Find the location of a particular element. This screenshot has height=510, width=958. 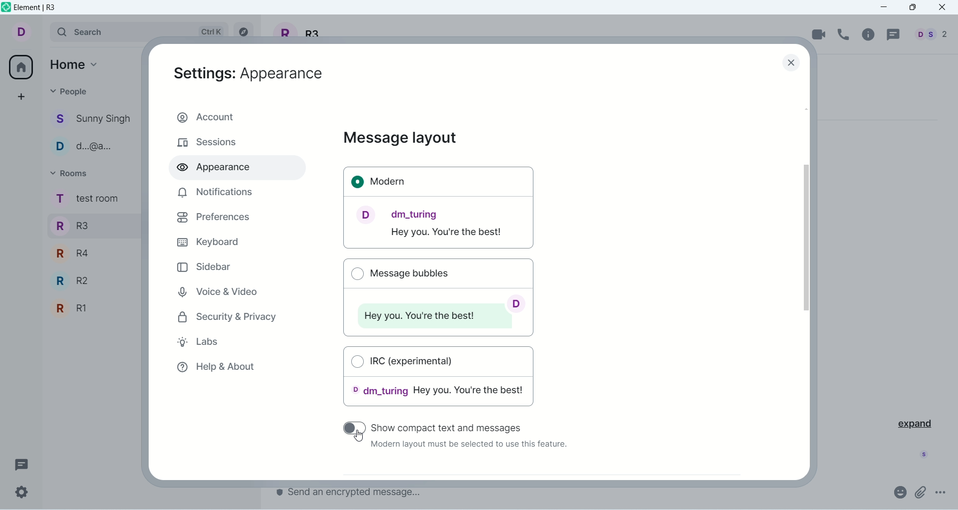

cursor is located at coordinates (357, 438).